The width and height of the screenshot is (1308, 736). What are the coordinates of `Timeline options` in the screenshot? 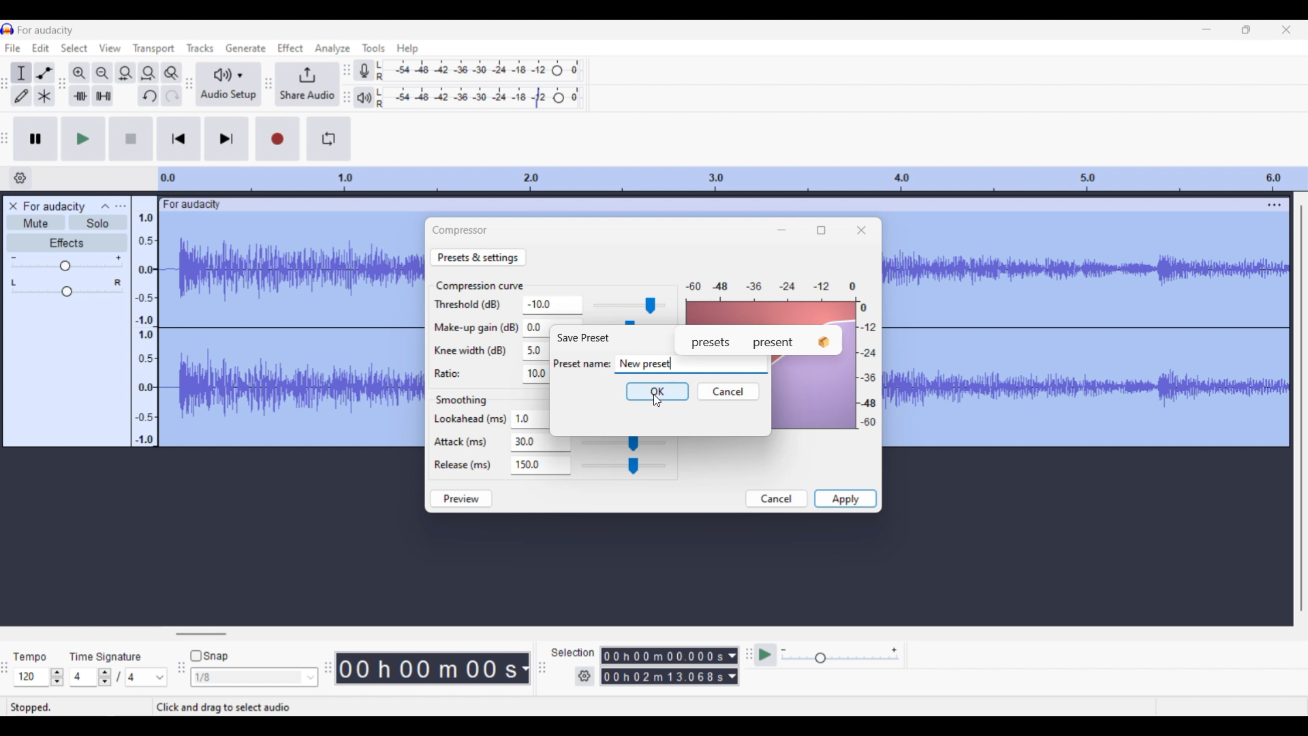 It's located at (20, 178).